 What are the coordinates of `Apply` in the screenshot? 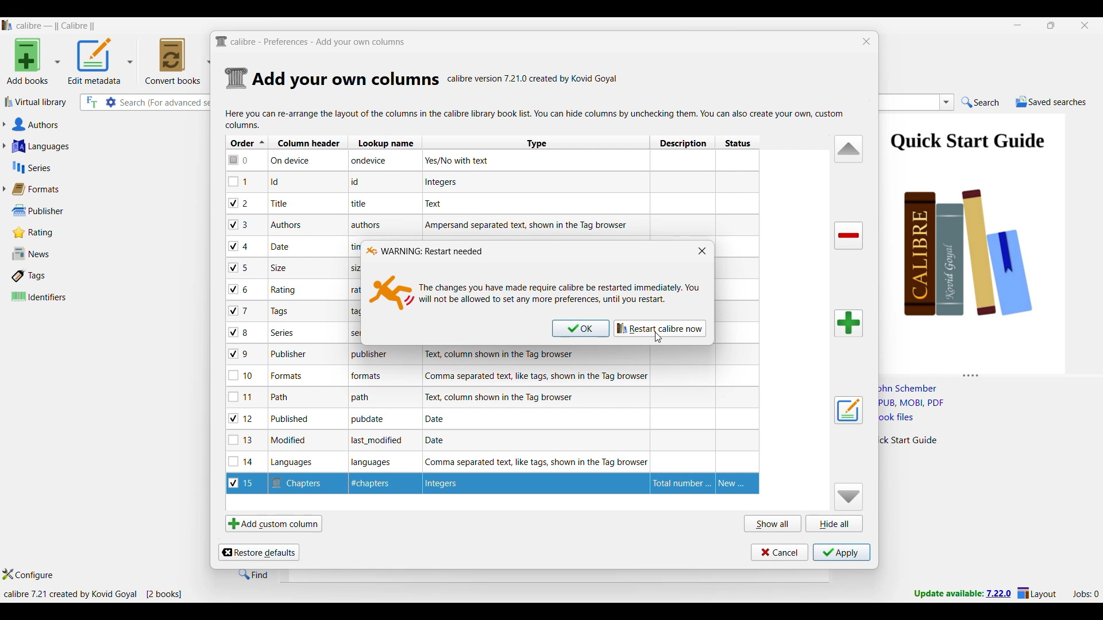 It's located at (842, 552).